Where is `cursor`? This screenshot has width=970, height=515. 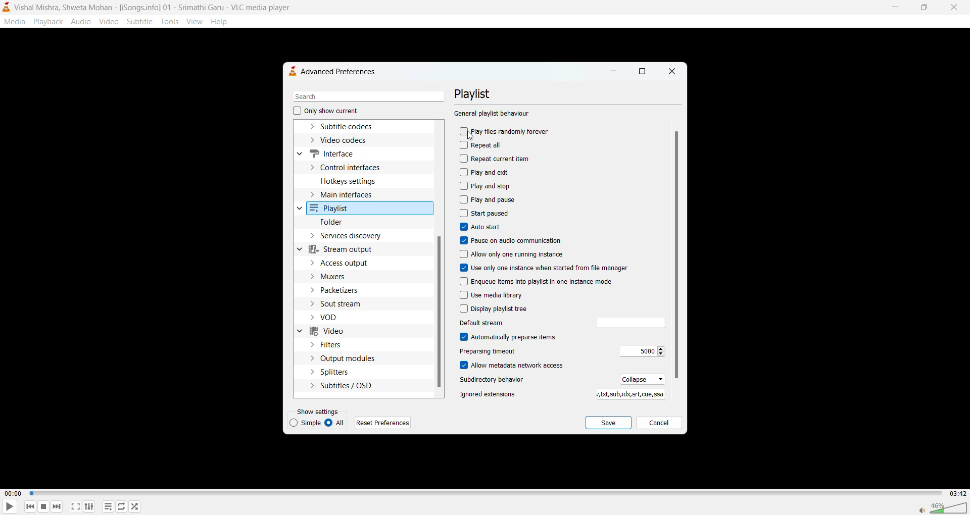
cursor is located at coordinates (471, 137).